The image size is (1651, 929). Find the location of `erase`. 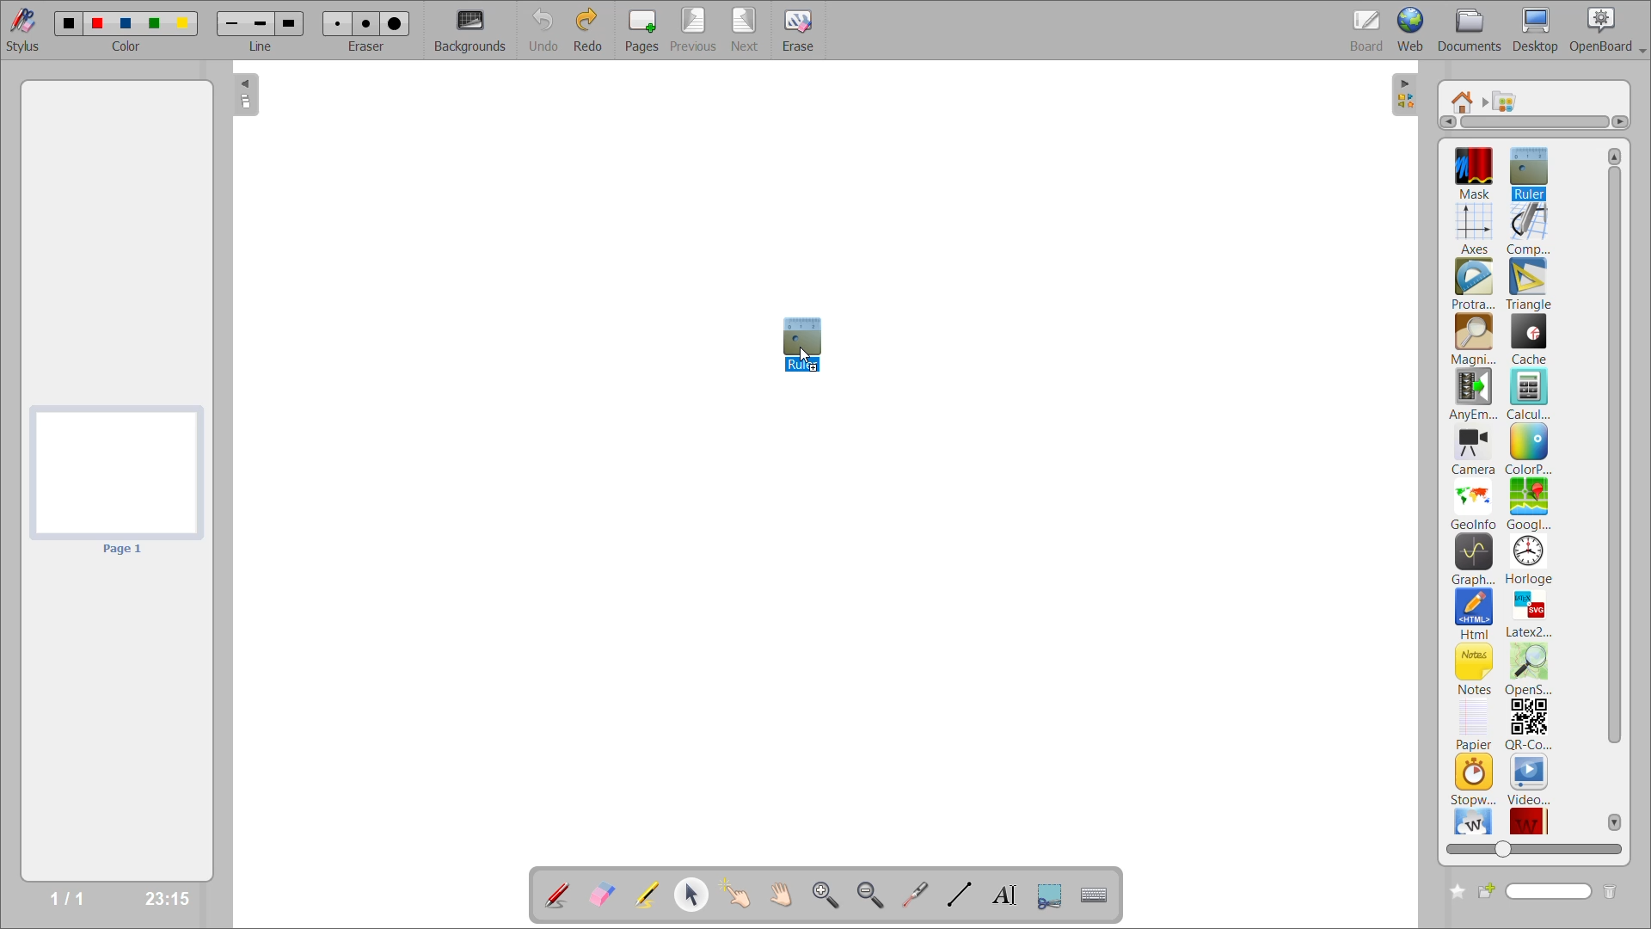

erase is located at coordinates (805, 30).